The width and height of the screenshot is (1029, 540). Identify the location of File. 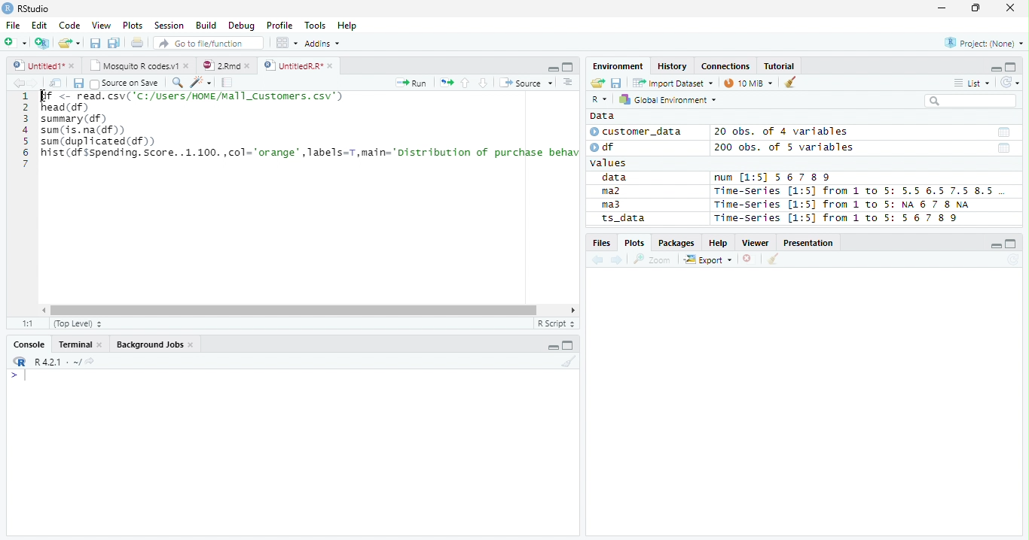
(12, 25).